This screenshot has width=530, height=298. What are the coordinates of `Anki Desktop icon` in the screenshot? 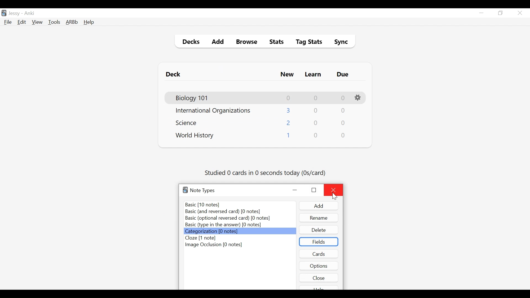 It's located at (4, 13).